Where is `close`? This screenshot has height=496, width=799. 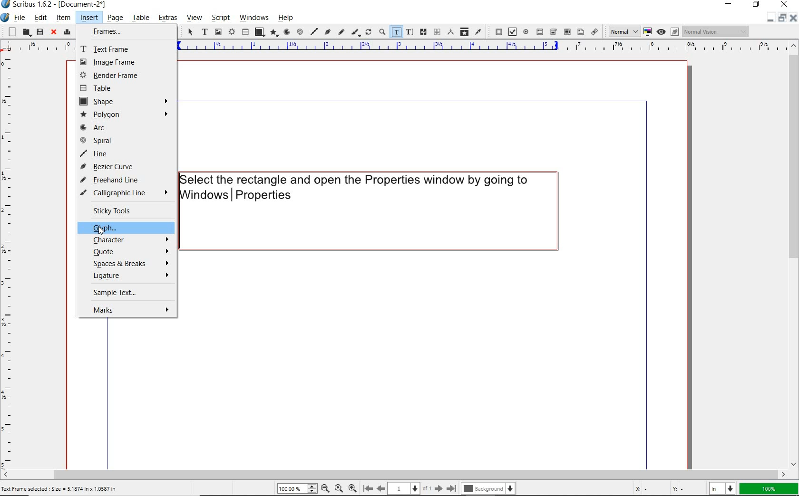 close is located at coordinates (54, 33).